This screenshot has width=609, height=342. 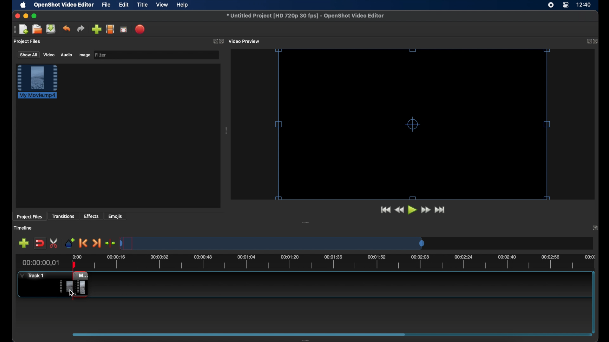 I want to click on 0.00, so click(x=76, y=256).